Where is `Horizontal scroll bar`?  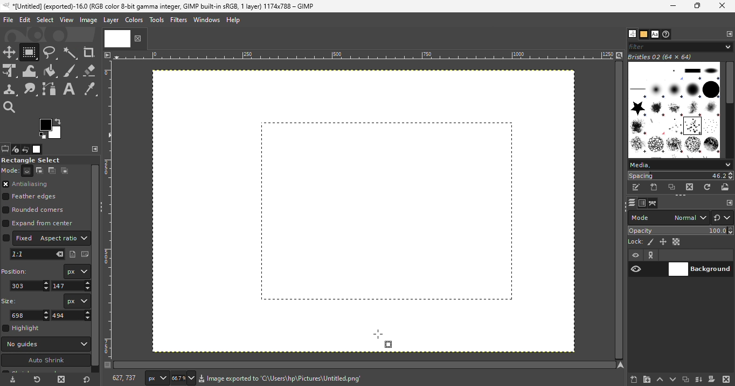
Horizontal scroll bar is located at coordinates (730, 110).